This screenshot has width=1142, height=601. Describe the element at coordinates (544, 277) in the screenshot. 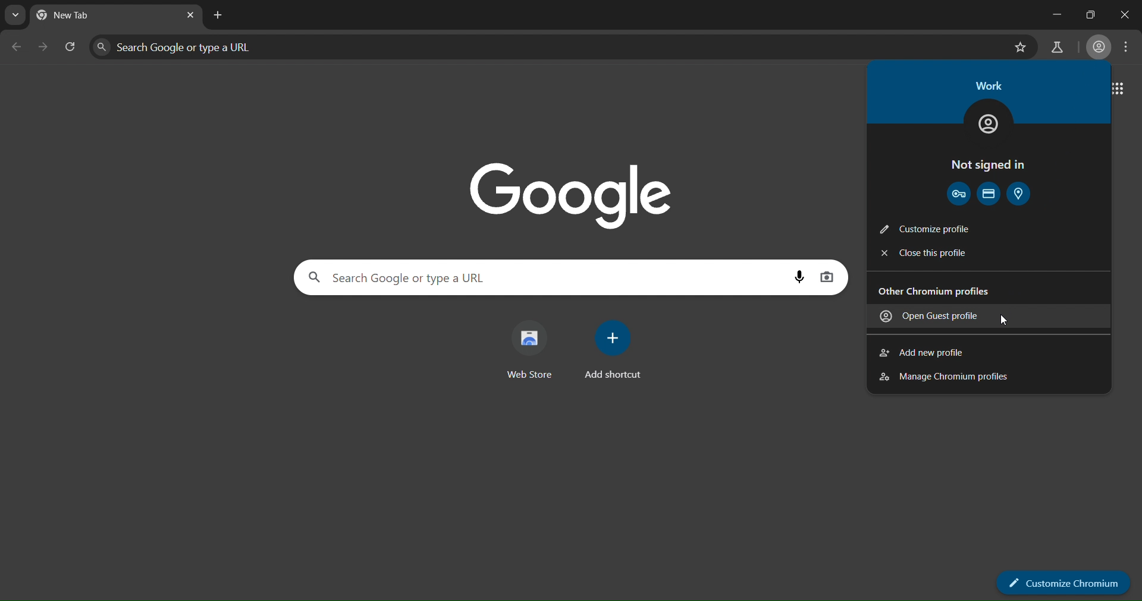

I see `search google or type a URL` at that location.